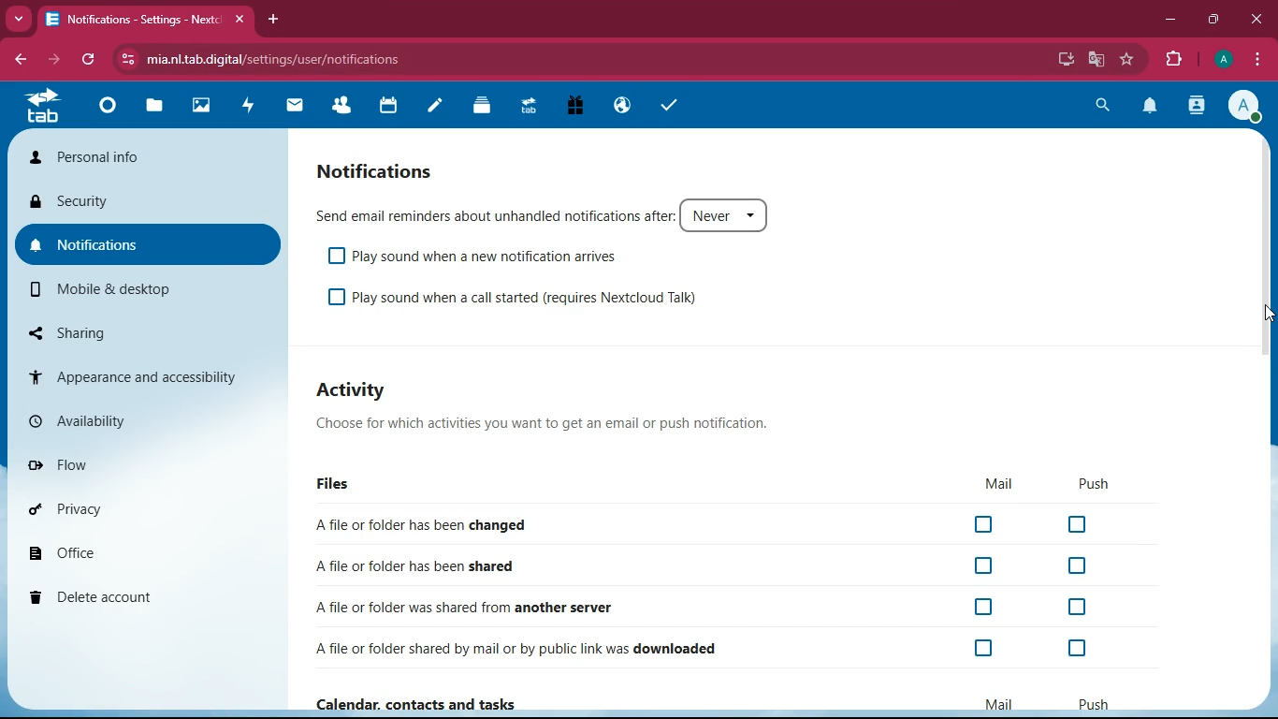 The height and width of the screenshot is (719, 1278). What do you see at coordinates (88, 60) in the screenshot?
I see `refresh` at bounding box center [88, 60].